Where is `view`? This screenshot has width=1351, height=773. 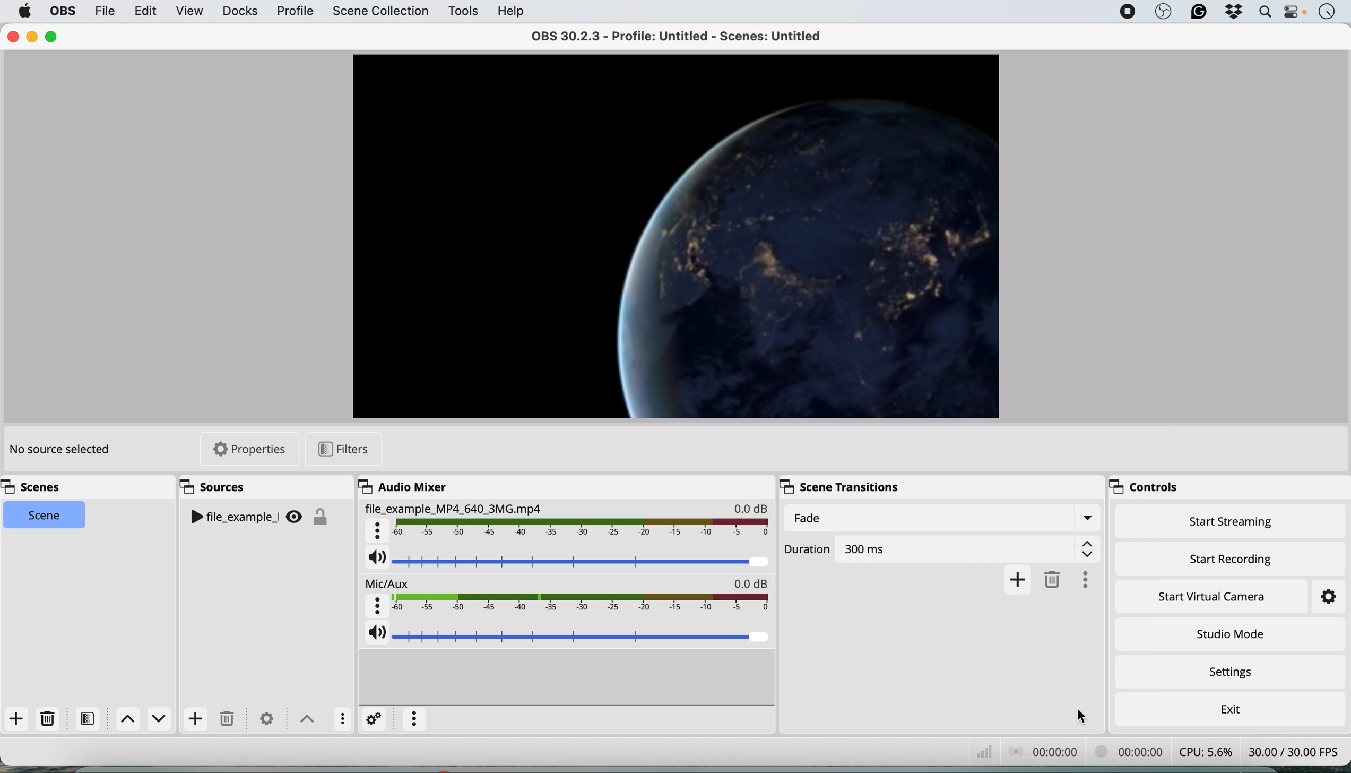 view is located at coordinates (189, 12).